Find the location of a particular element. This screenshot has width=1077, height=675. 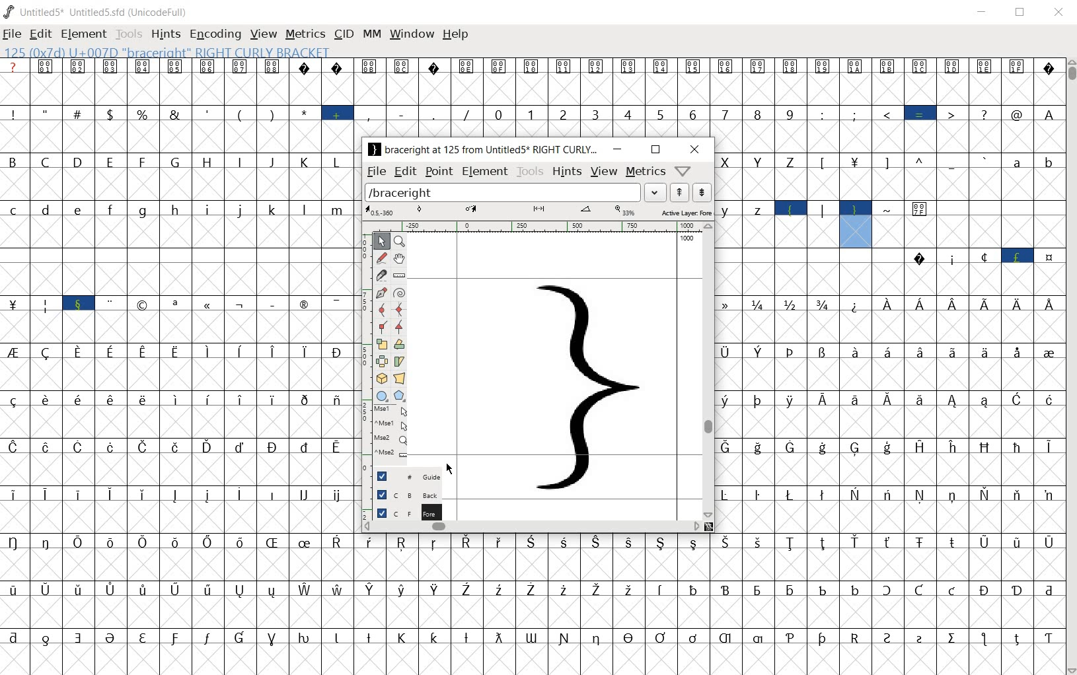

FILE is located at coordinates (13, 35).